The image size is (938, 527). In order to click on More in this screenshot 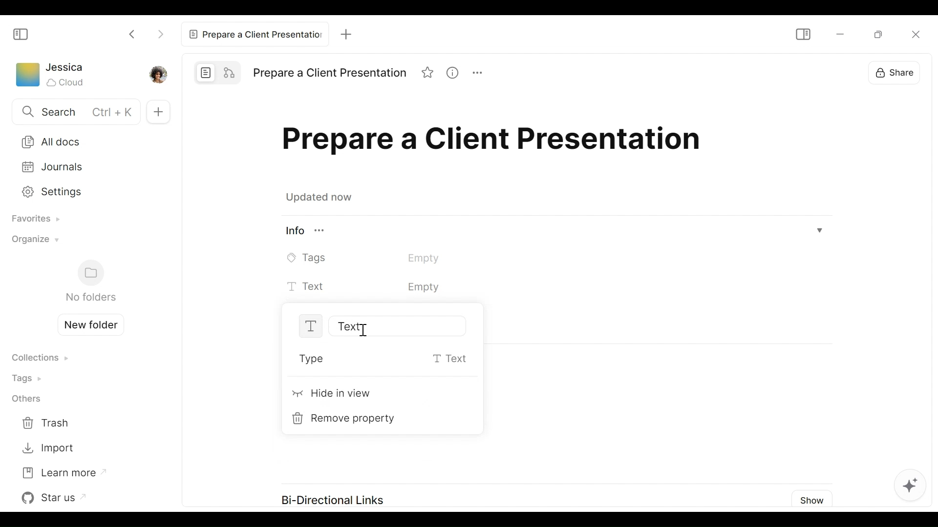, I will do `click(482, 74)`.